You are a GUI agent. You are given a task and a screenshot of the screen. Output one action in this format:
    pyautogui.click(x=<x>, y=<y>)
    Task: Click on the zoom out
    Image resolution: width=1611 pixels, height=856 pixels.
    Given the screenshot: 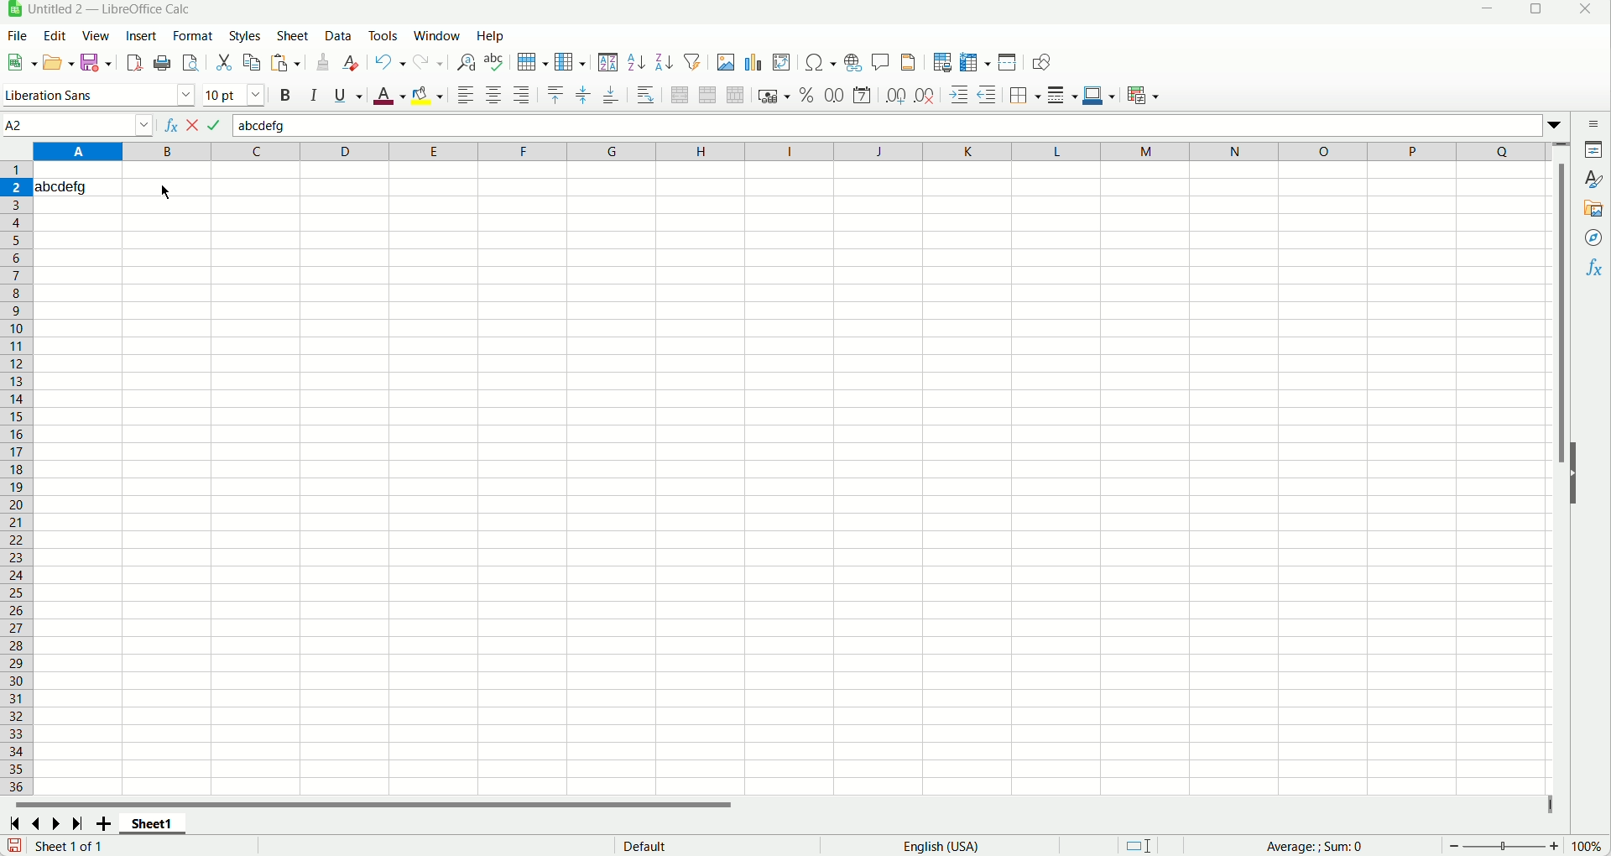 What is the action you would take?
    pyautogui.click(x=1455, y=846)
    